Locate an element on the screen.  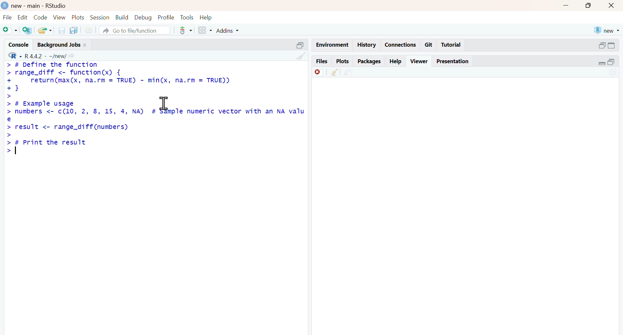
minimise is located at coordinates (566, 5).